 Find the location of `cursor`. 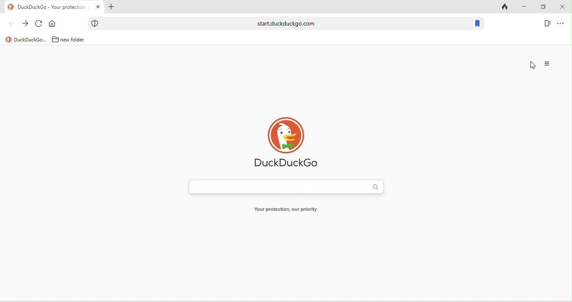

cursor is located at coordinates (532, 66).